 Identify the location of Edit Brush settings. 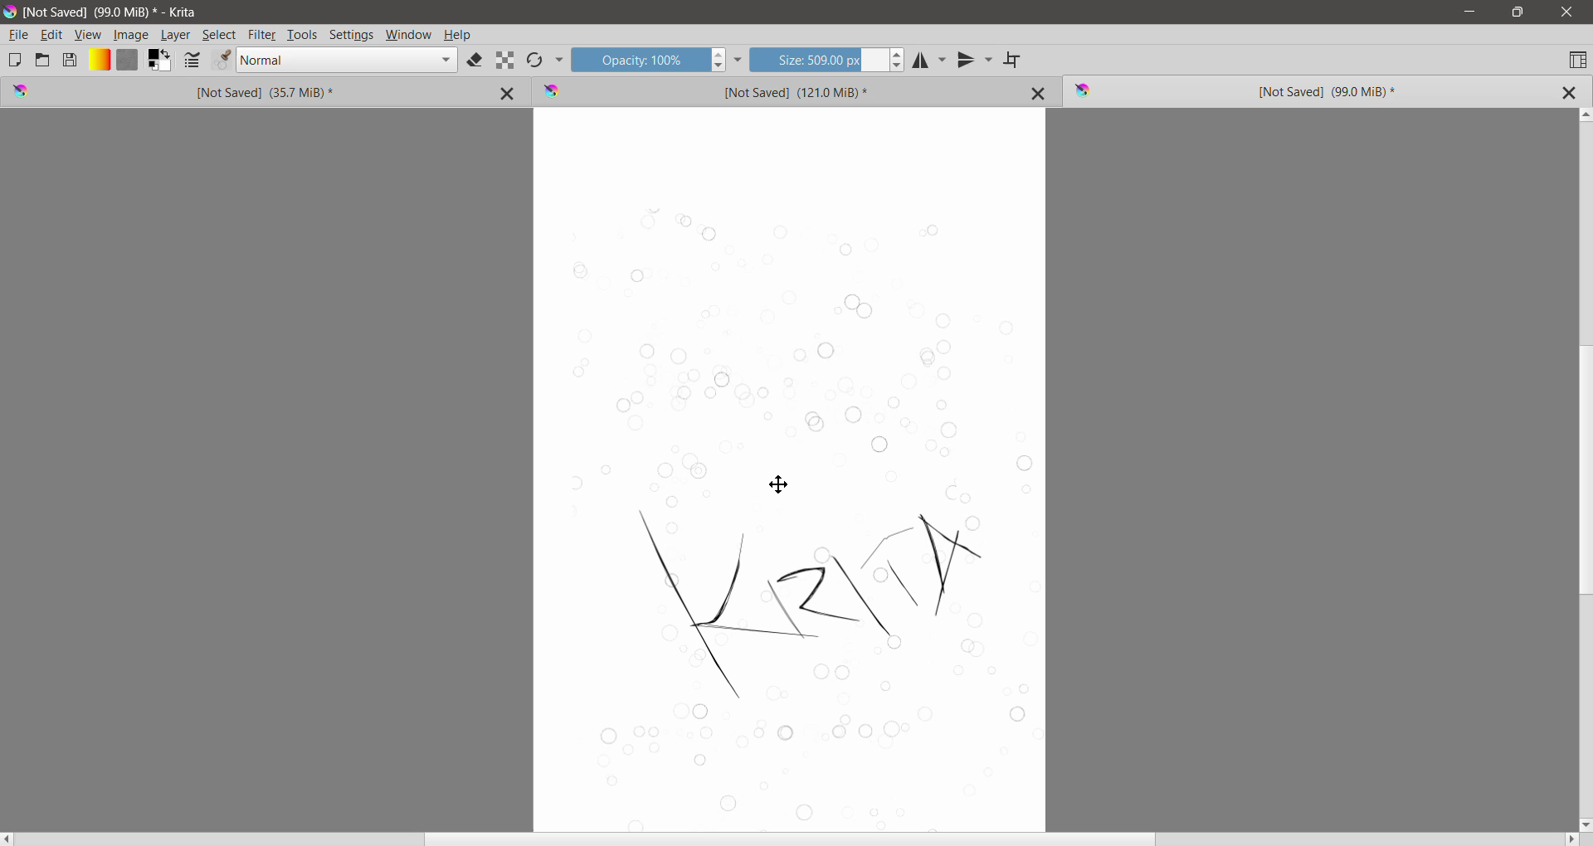
(192, 61).